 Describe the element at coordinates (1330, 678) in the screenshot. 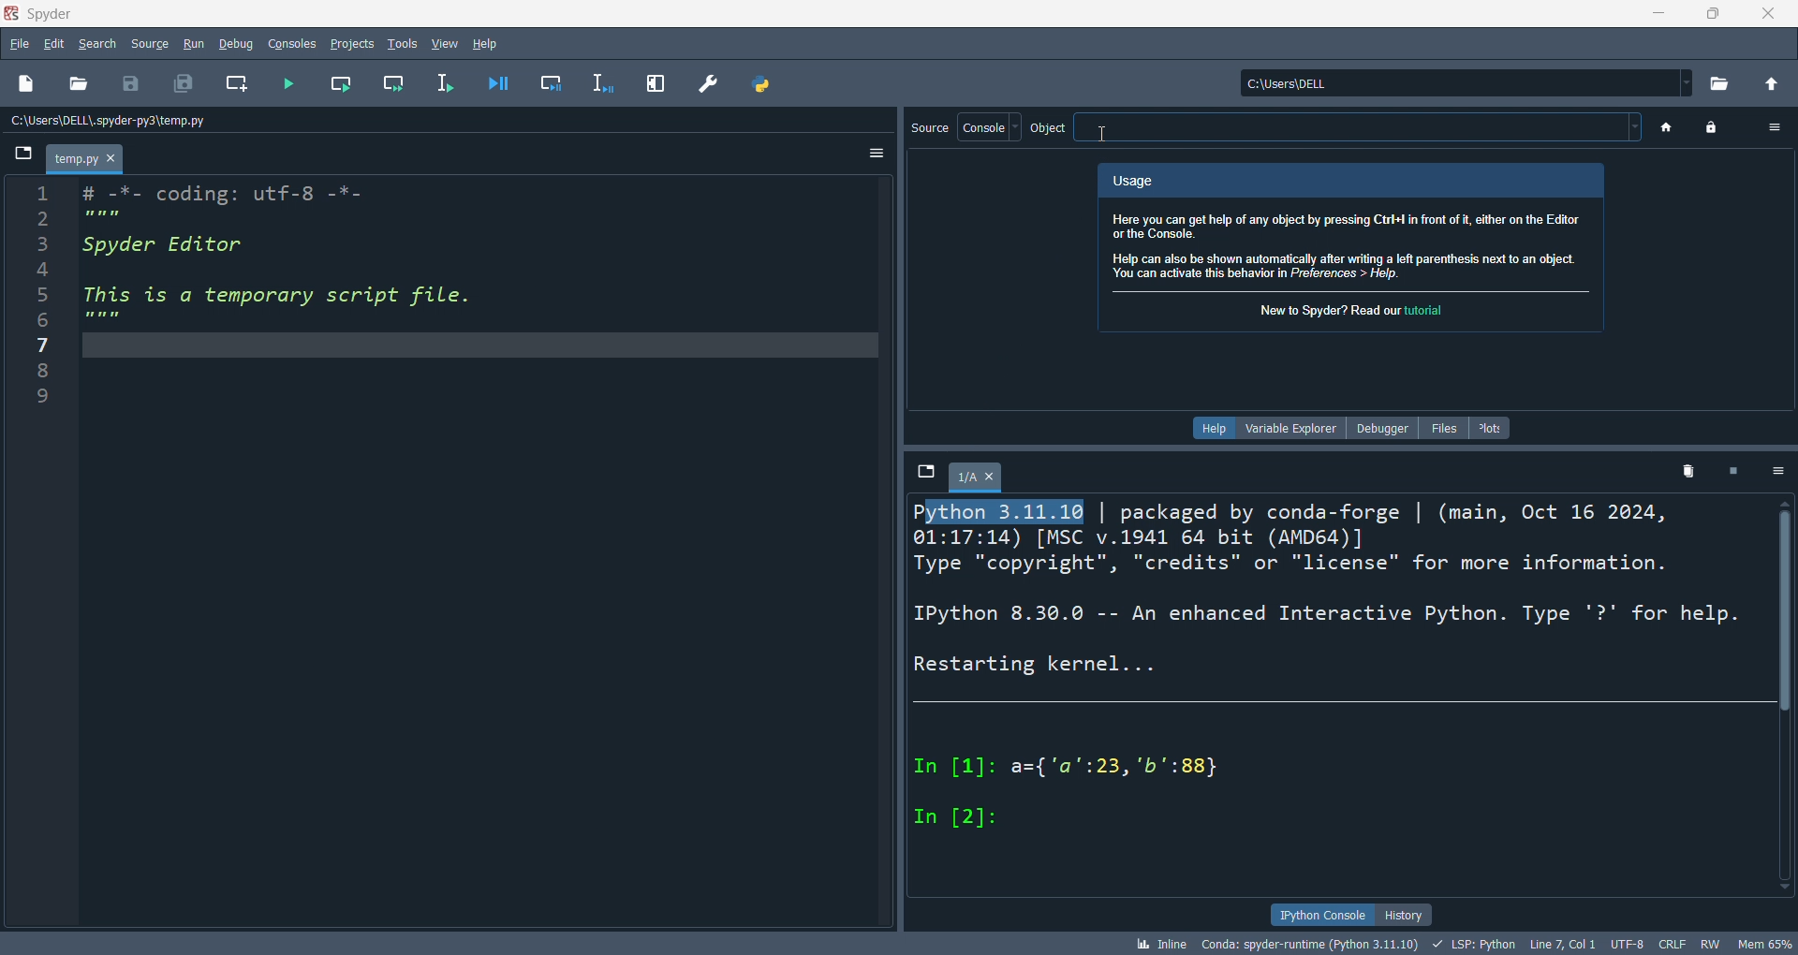

I see `Python 3:11:16 | packaged by conda-forge | (main, Oct 16 2024,
01:17:14) [MSC v.1941 64 bit (AMD64)]

Type "copyright", "credits" or "license" for more information.
IPython 8.30.0 -- An enhanced Interactive Python. Type '?' for help.
Restarting kernel...

In [1]: a={'a':23, 'b':88}

In [2]:` at that location.